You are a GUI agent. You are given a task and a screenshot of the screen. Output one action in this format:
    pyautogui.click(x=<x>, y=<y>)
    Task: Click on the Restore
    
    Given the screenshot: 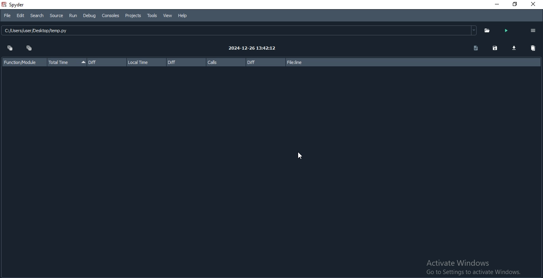 What is the action you would take?
    pyautogui.click(x=512, y=4)
    